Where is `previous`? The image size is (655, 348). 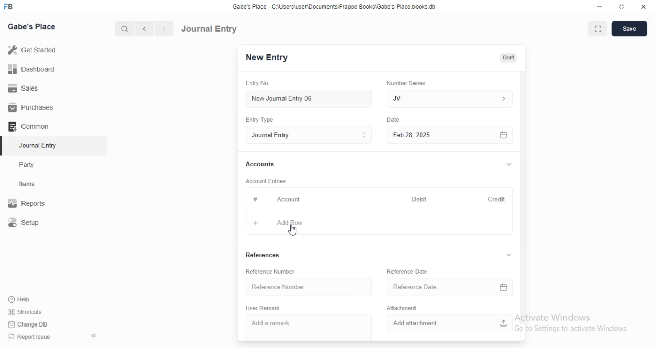
previous is located at coordinates (143, 29).